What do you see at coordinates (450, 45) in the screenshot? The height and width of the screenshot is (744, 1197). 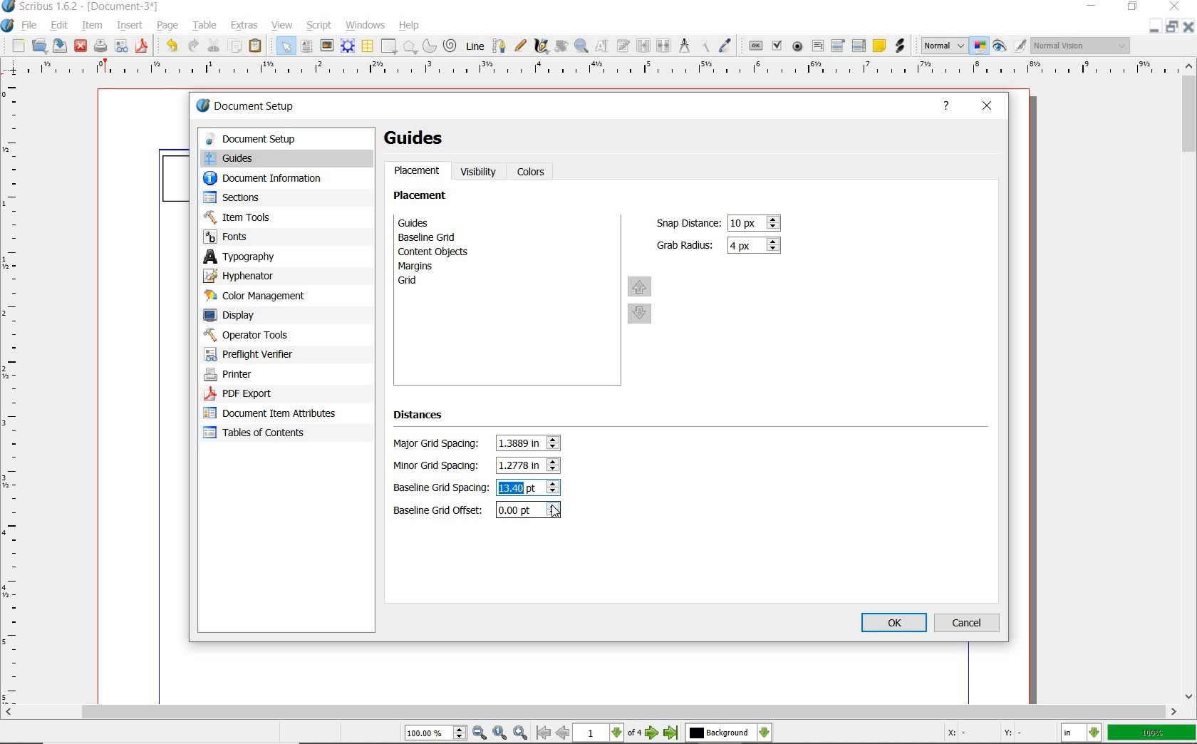 I see `spiral` at bounding box center [450, 45].